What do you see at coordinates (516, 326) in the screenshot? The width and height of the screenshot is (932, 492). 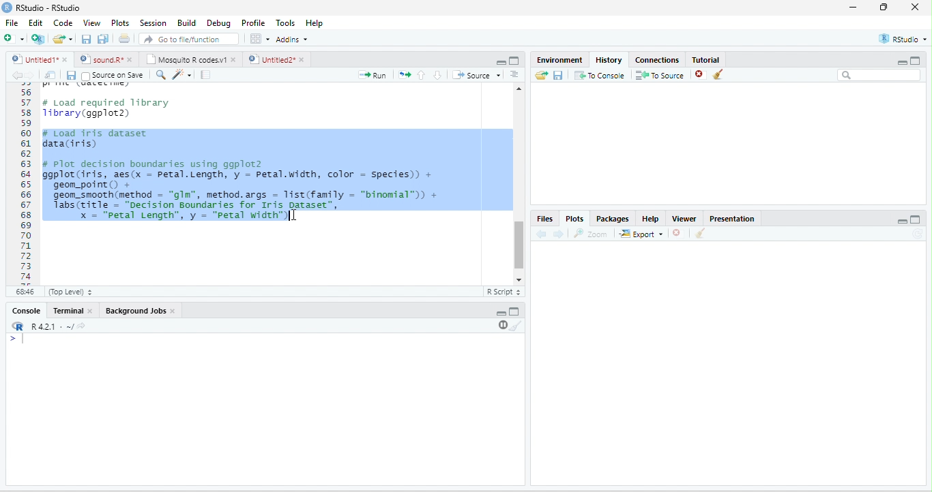 I see `clear` at bounding box center [516, 326].